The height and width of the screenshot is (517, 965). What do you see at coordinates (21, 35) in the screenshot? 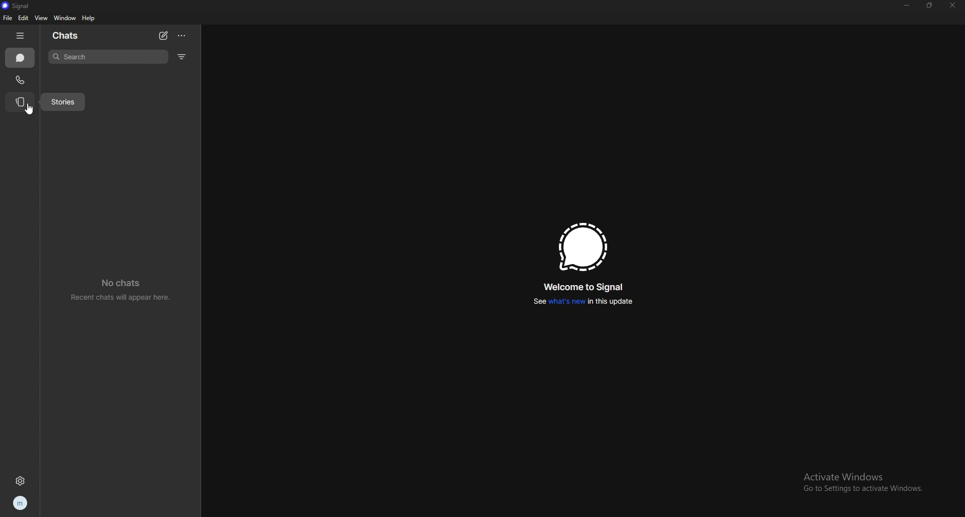
I see `hide tab` at bounding box center [21, 35].